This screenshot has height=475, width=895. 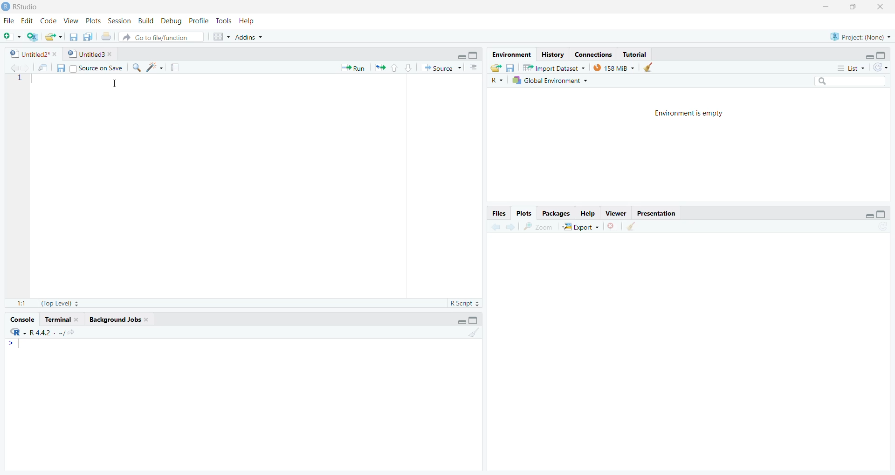 What do you see at coordinates (48, 332) in the screenshot?
I see `R-4.A.2.-` at bounding box center [48, 332].